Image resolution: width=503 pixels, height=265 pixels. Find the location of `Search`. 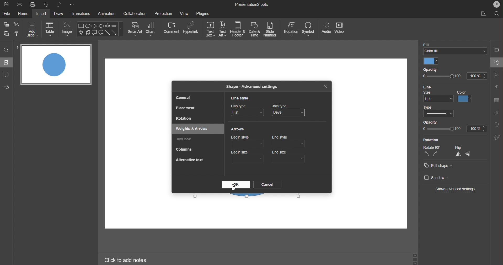

Search is located at coordinates (6, 50).